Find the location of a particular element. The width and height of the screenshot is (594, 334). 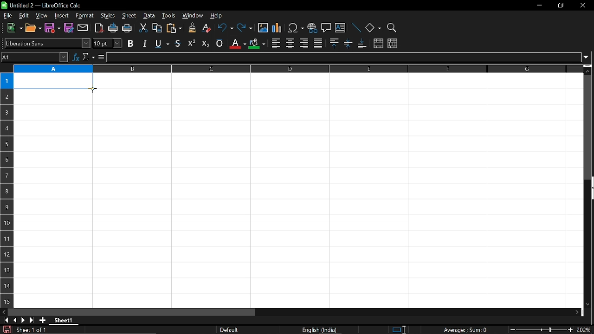

insert image is located at coordinates (263, 28).